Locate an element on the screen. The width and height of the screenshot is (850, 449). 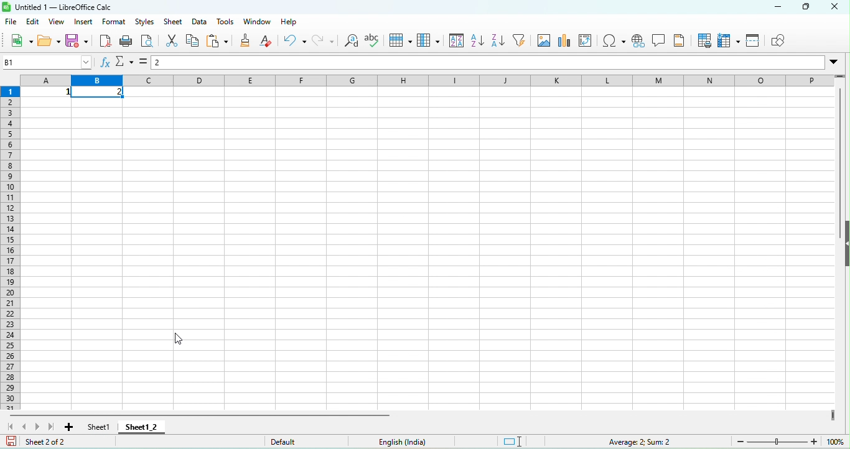
height is located at coordinates (844, 244).